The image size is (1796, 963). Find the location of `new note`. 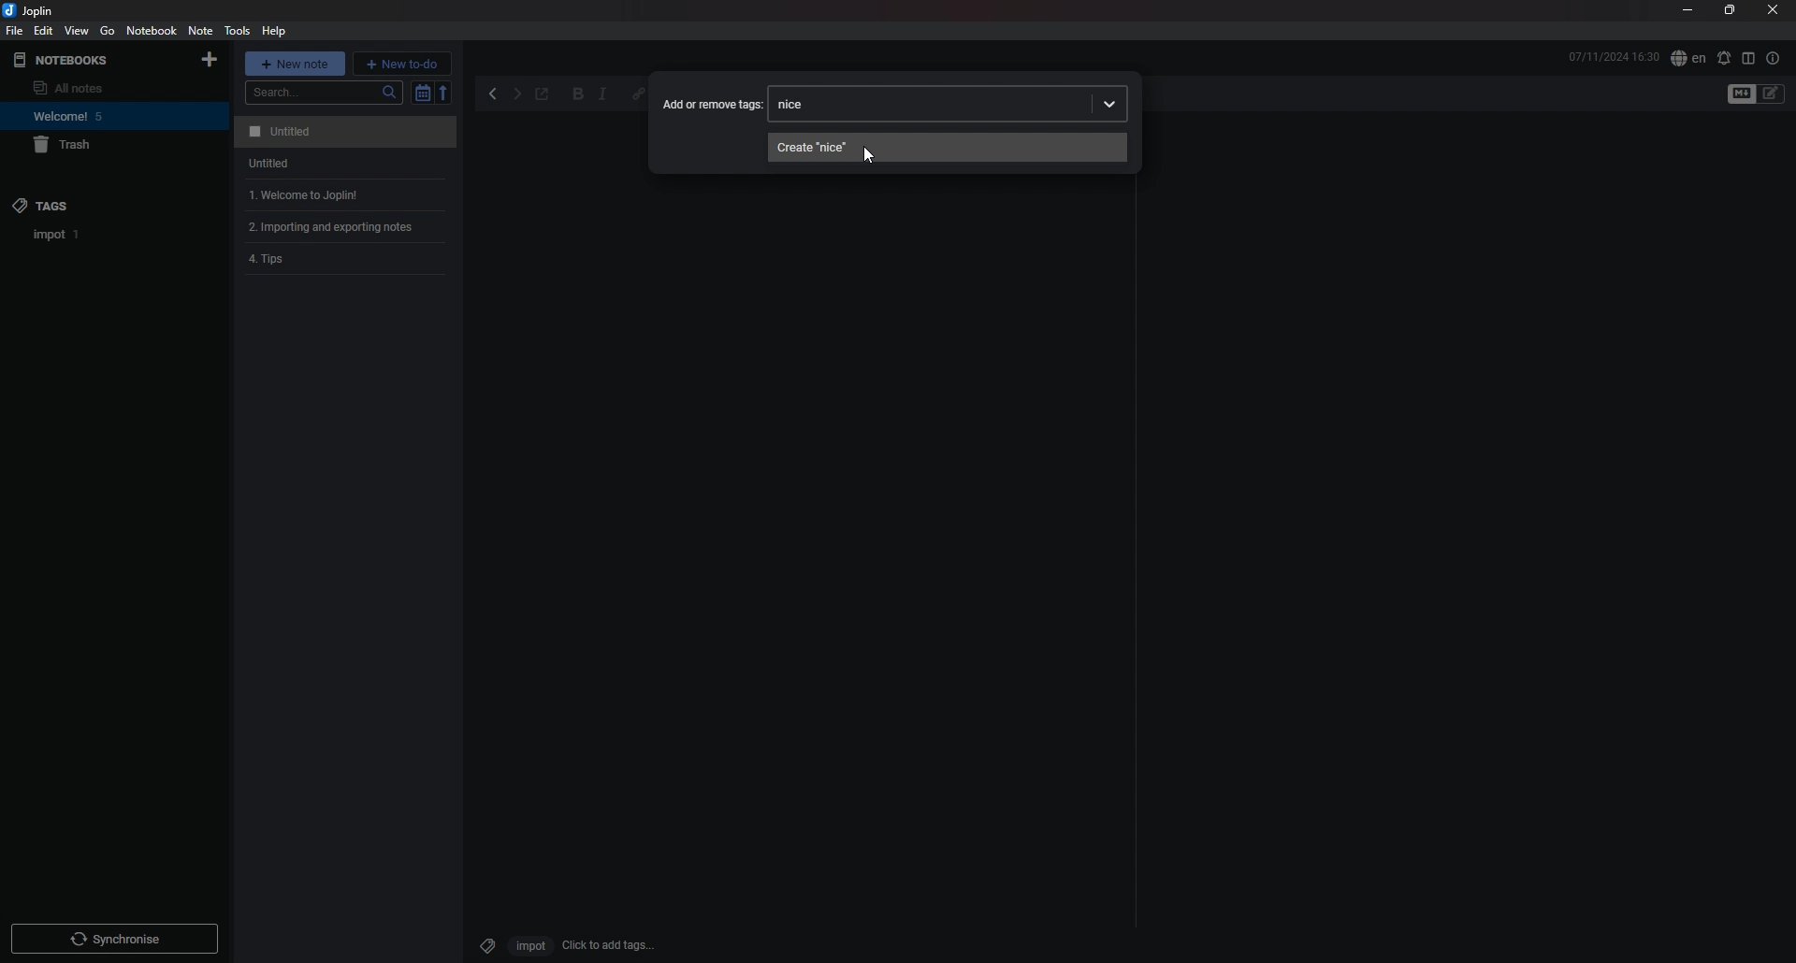

new note is located at coordinates (296, 63).